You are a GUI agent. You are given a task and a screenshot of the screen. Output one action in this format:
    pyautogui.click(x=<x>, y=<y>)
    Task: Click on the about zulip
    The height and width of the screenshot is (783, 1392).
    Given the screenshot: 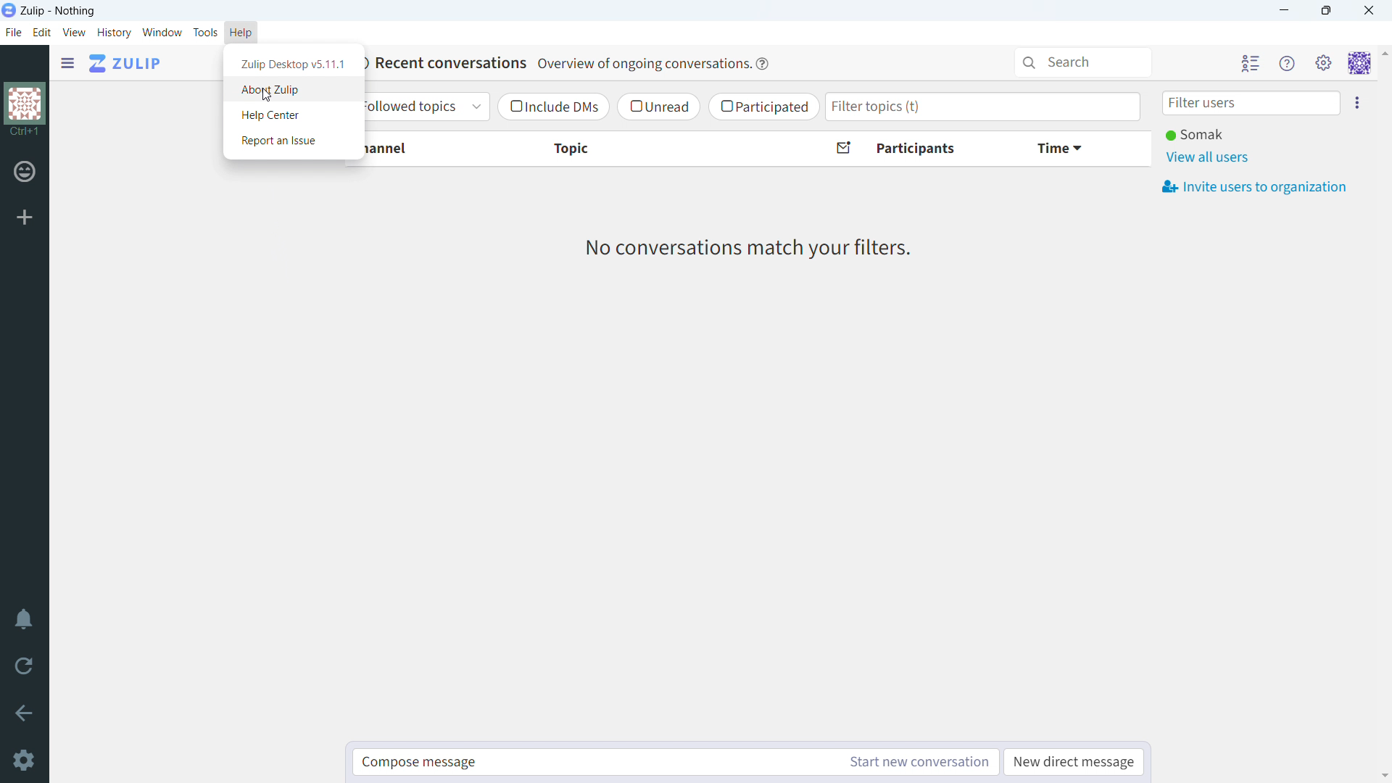 What is the action you would take?
    pyautogui.click(x=287, y=92)
    